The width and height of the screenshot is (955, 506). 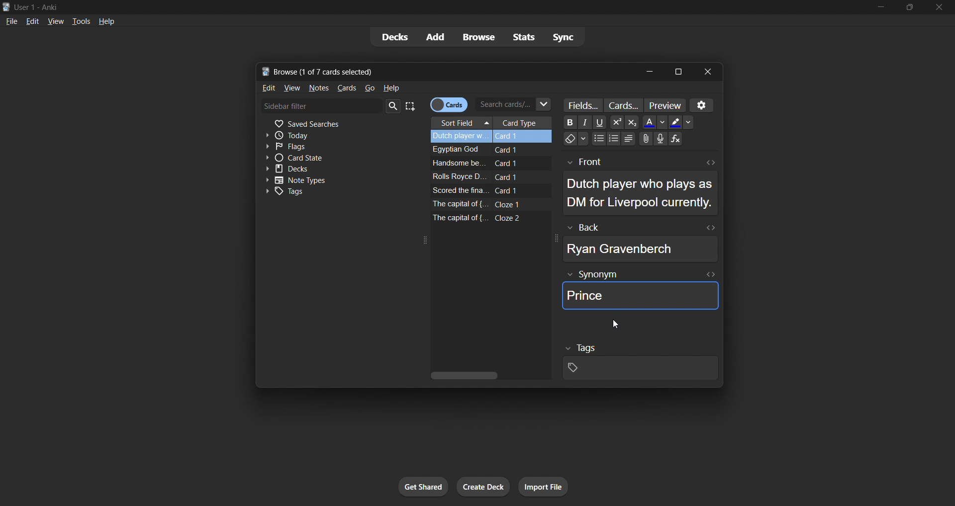 What do you see at coordinates (80, 21) in the screenshot?
I see `tools` at bounding box center [80, 21].